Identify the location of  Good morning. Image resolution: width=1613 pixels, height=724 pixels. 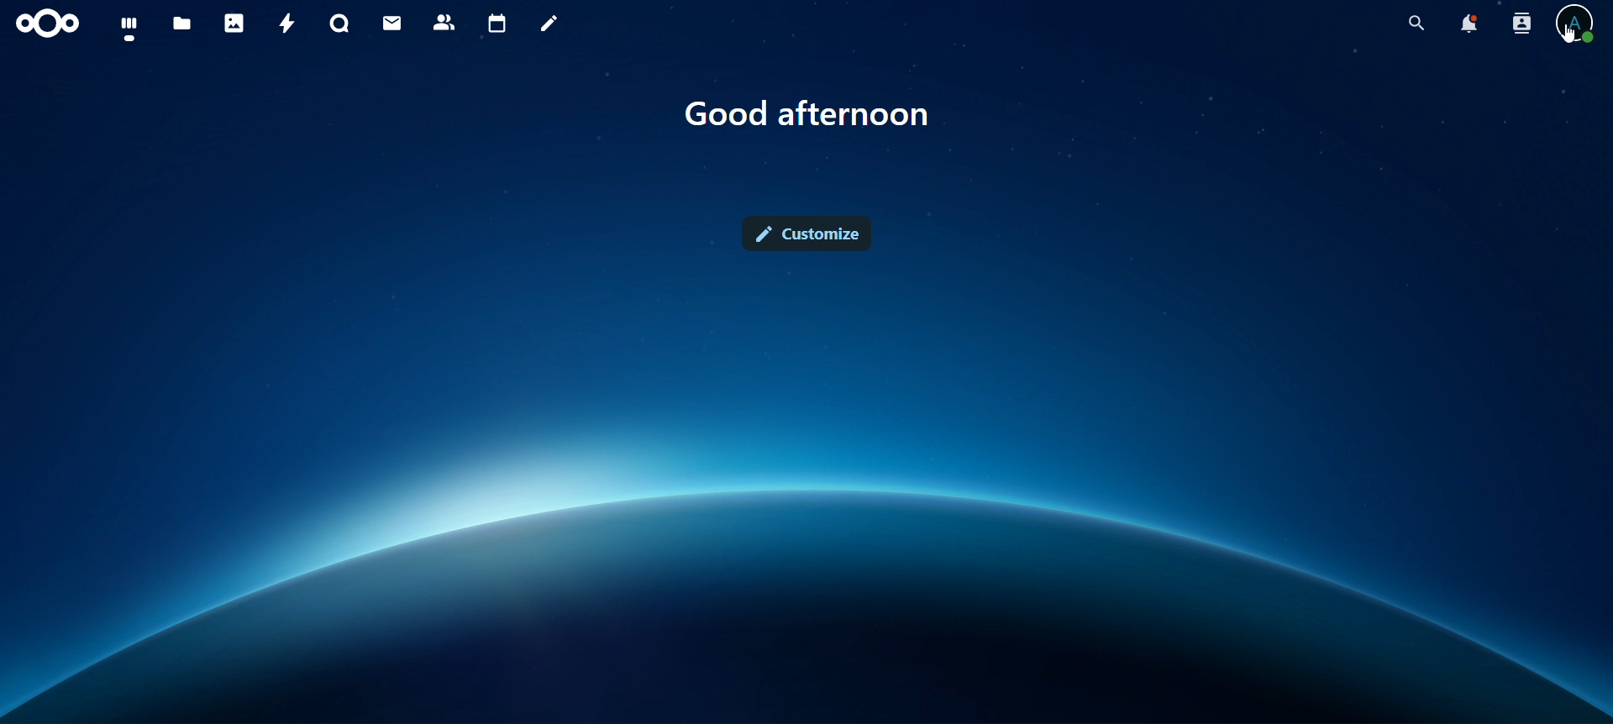
(823, 111).